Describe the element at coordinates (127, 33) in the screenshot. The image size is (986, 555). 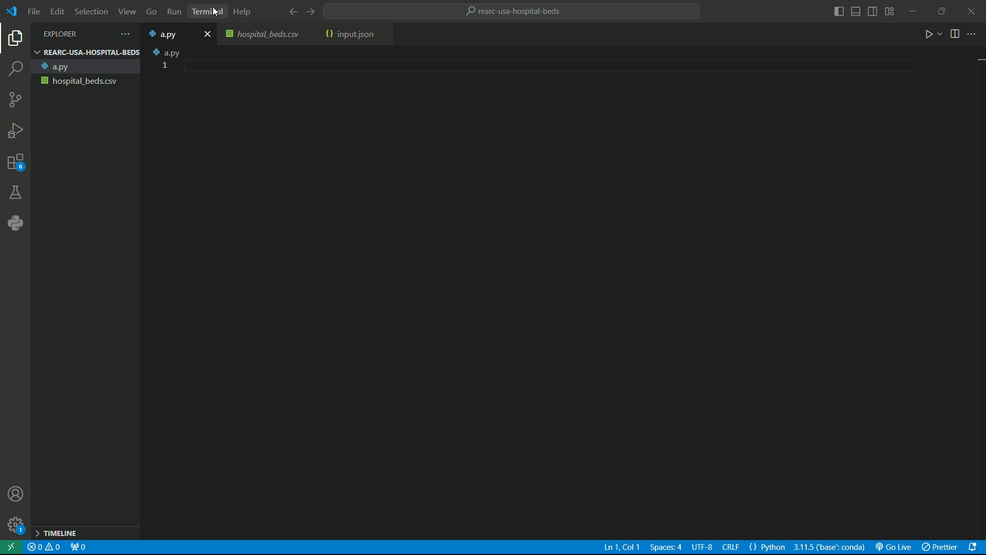
I see `views and more actions` at that location.